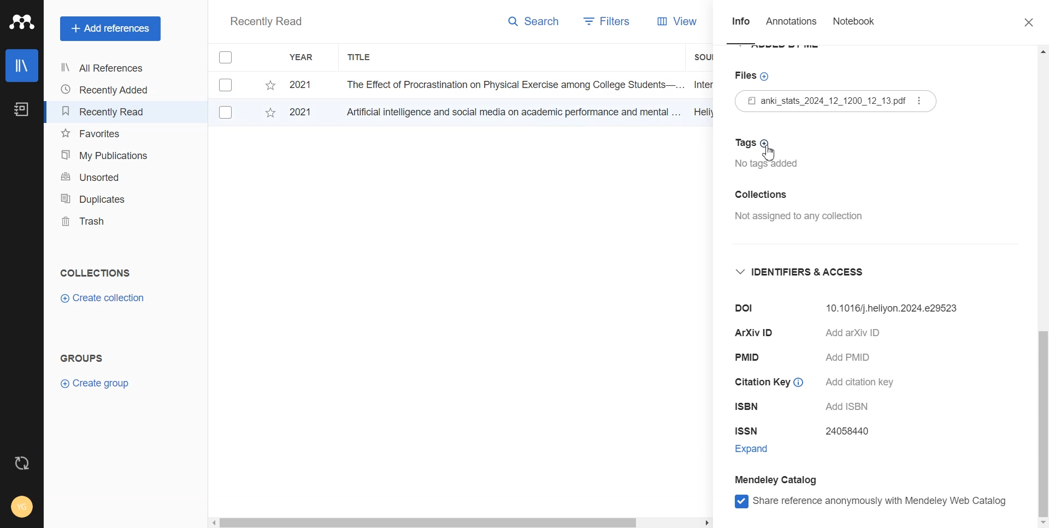 This screenshot has width=1049, height=528. Describe the element at coordinates (85, 358) in the screenshot. I see `Groups` at that location.